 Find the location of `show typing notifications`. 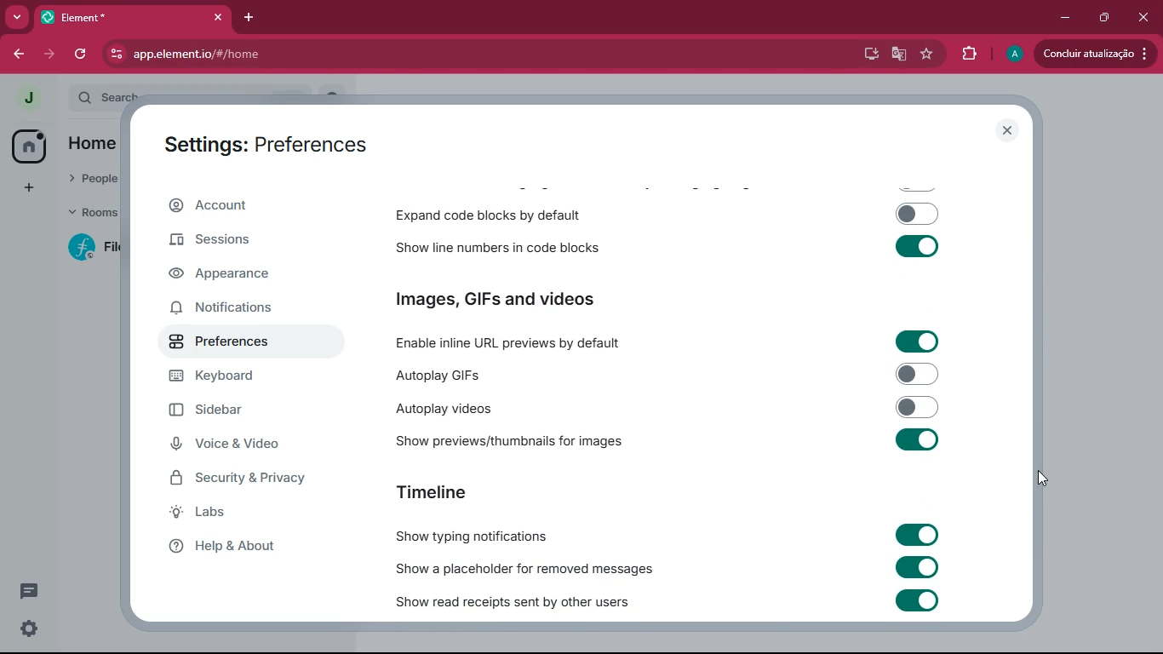

show typing notifications is located at coordinates (488, 536).